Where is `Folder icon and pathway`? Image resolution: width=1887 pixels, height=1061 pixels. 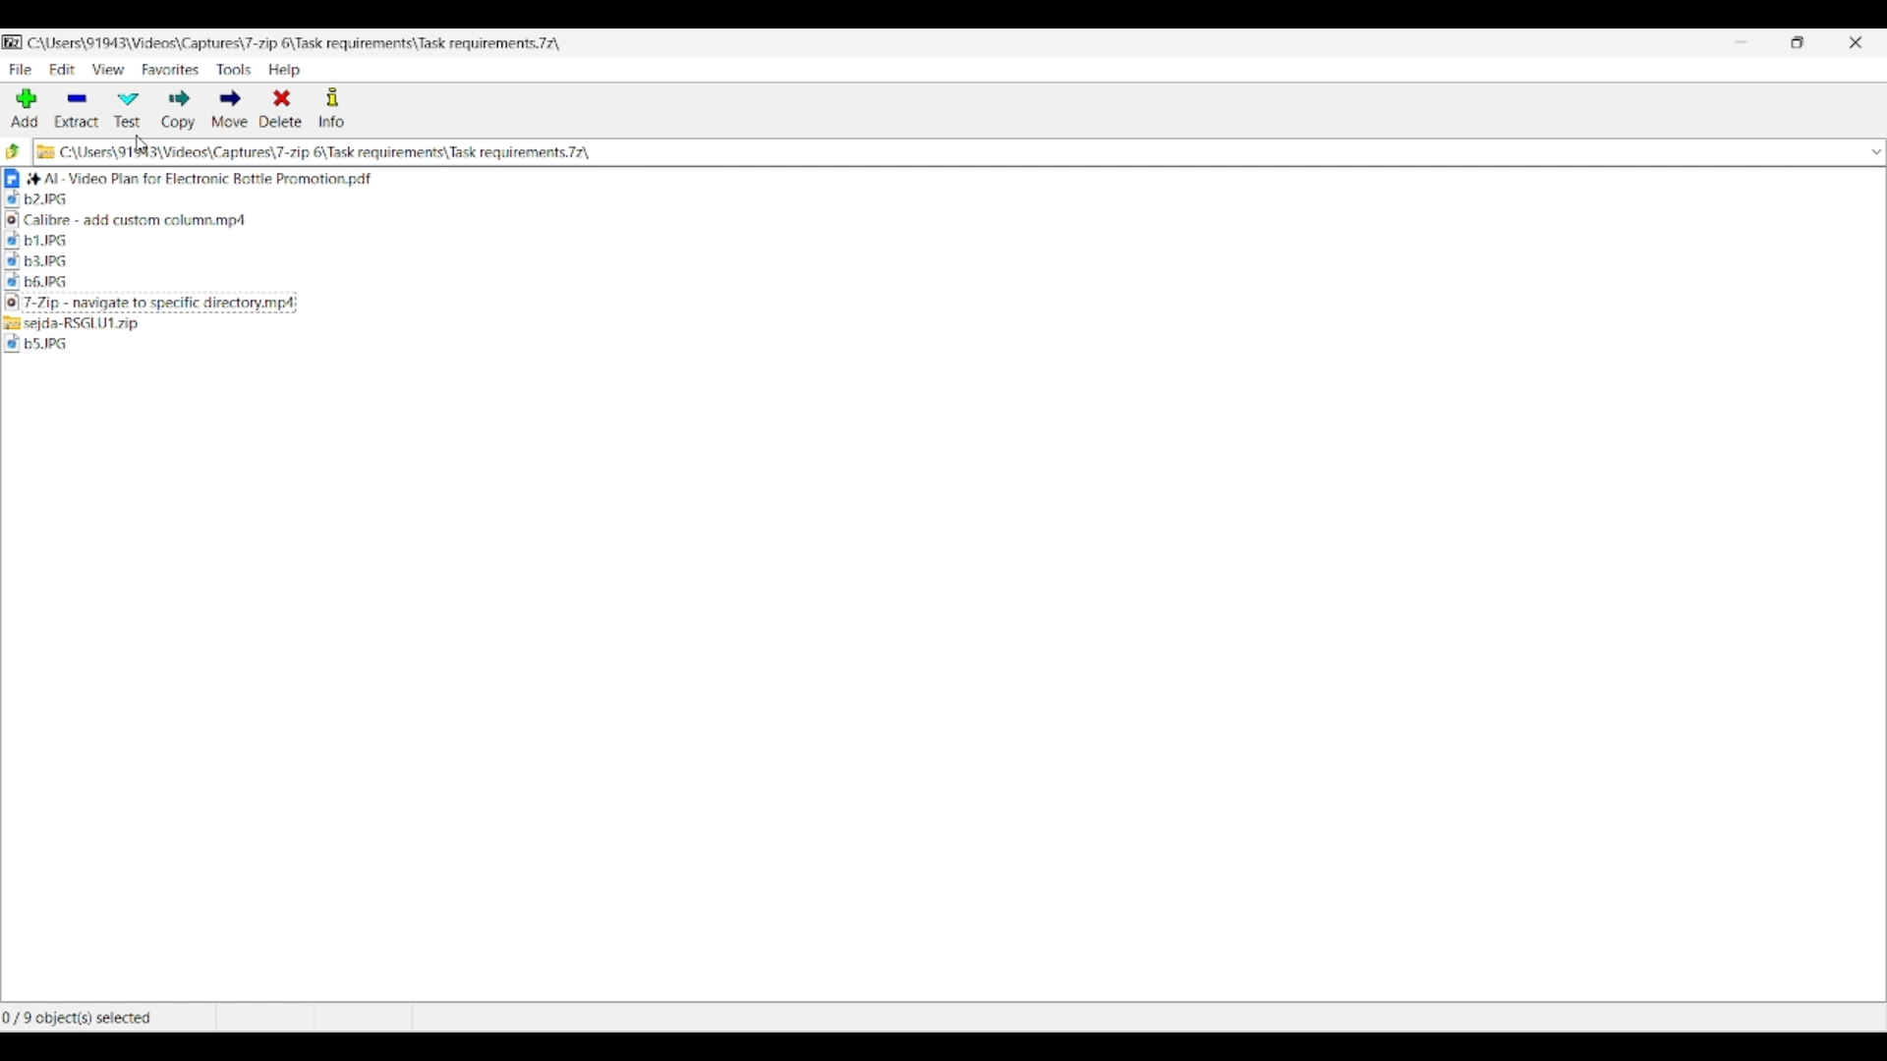 Folder icon and pathway is located at coordinates (314, 152).